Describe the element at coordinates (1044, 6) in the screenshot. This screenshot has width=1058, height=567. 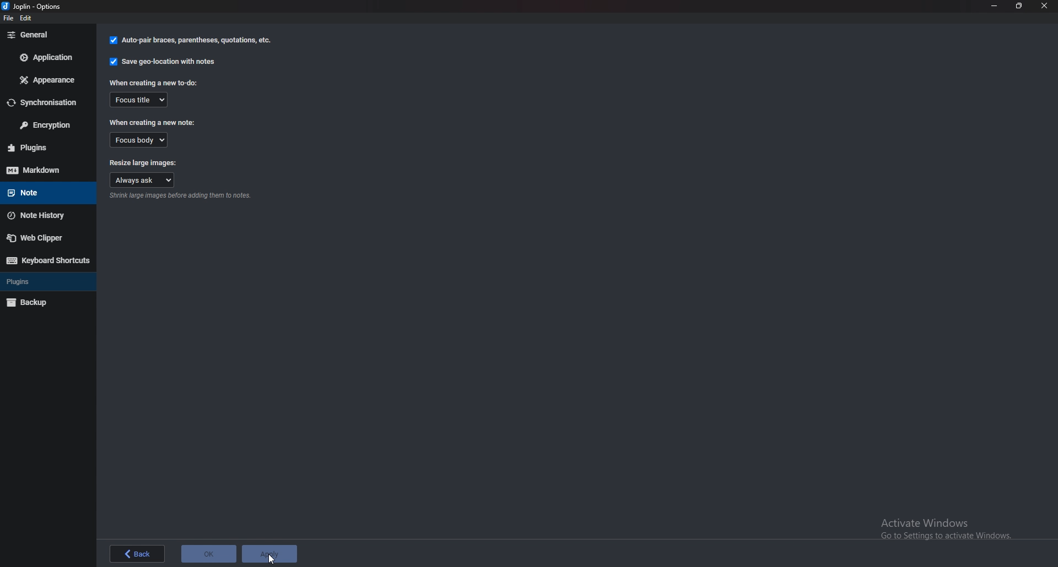
I see `close` at that location.